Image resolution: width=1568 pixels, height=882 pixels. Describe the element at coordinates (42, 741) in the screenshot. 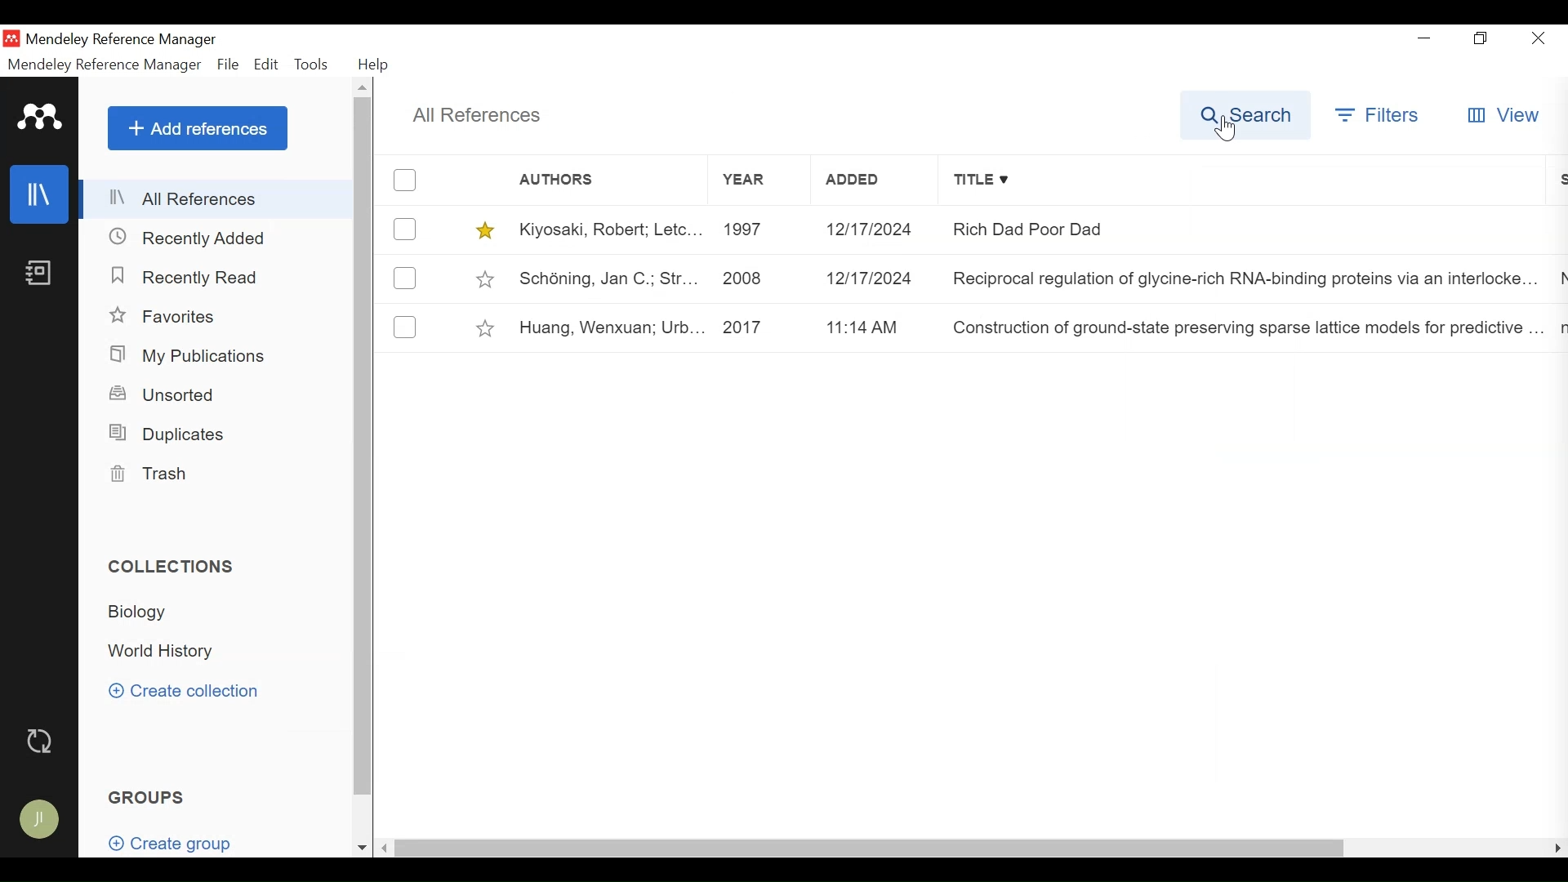

I see `Sync` at that location.